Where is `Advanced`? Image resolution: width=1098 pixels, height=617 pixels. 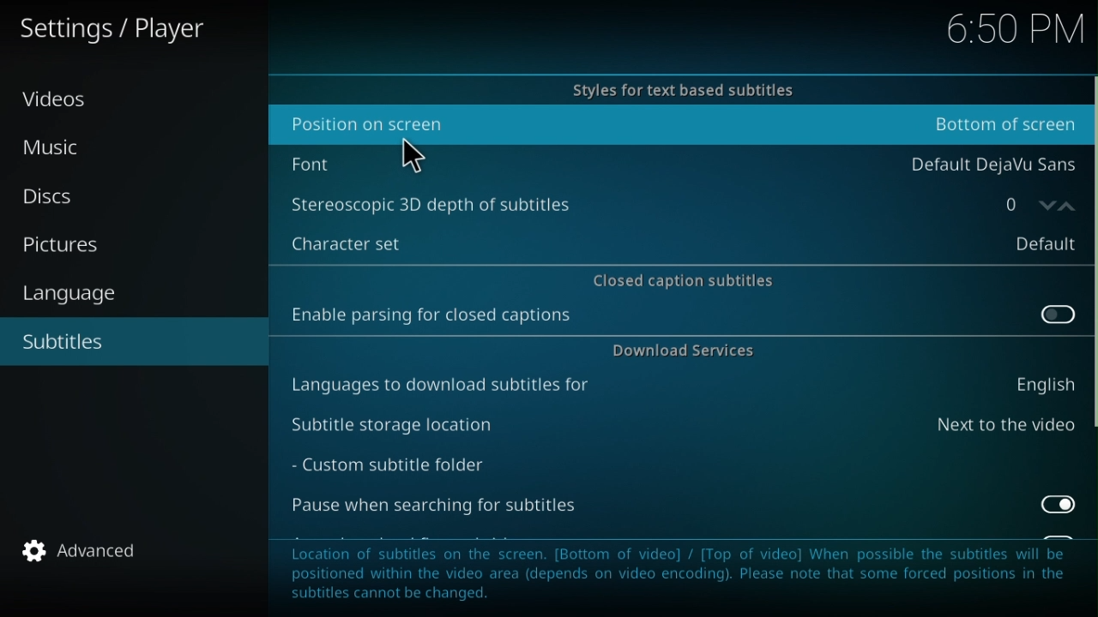
Advanced is located at coordinates (78, 550).